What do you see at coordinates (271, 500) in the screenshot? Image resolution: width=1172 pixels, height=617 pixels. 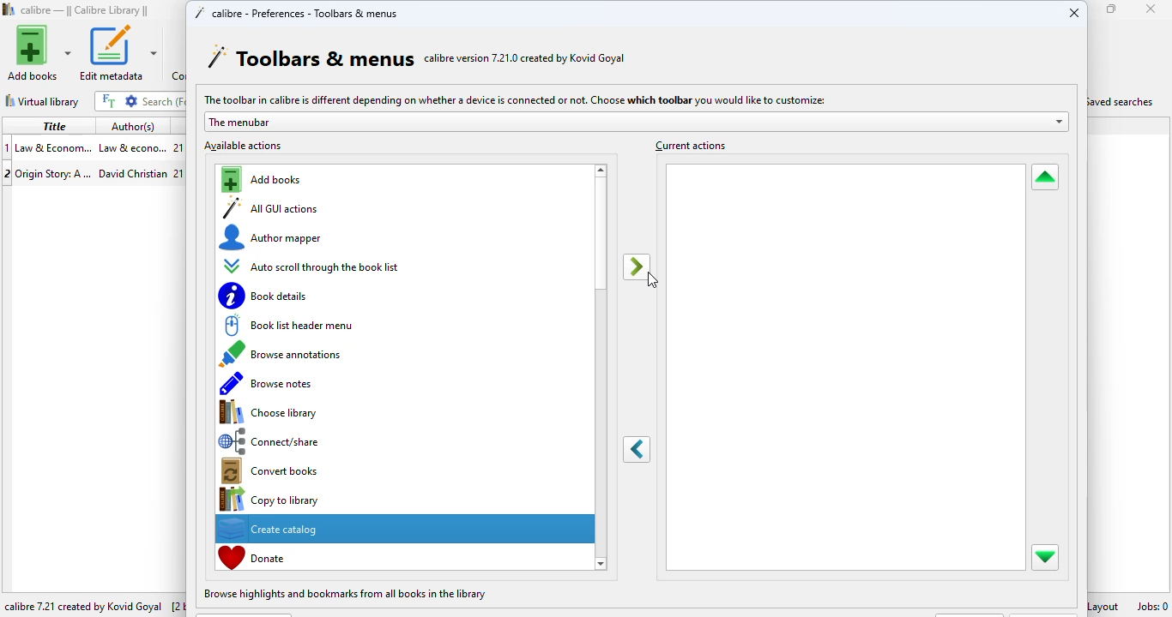 I see `copy to library` at bounding box center [271, 500].